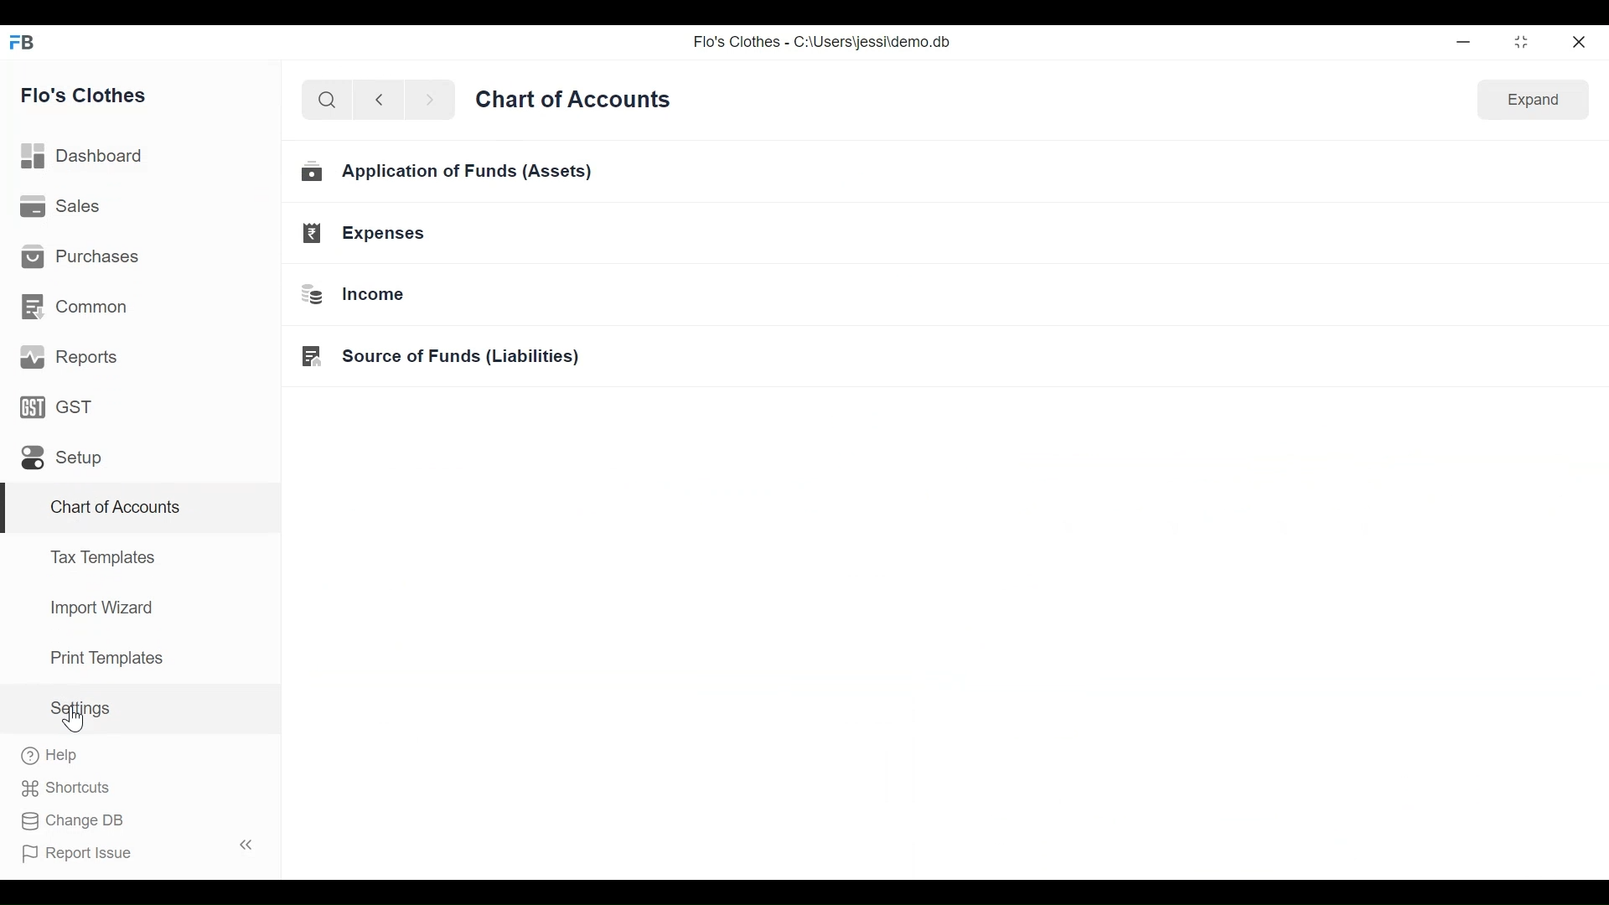 The image size is (1609, 905). What do you see at coordinates (55, 406) in the screenshot?
I see `GST` at bounding box center [55, 406].